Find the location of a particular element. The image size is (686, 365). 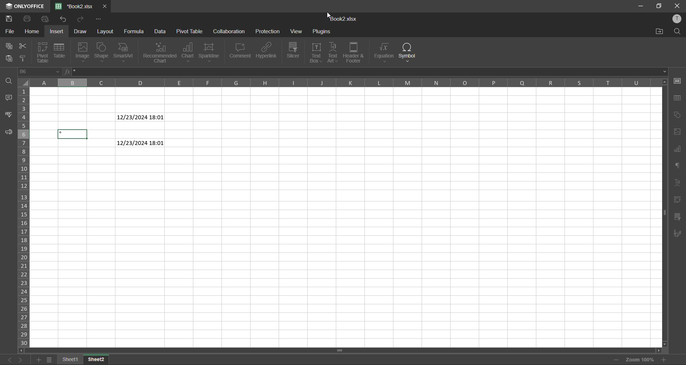

find is located at coordinates (9, 80).